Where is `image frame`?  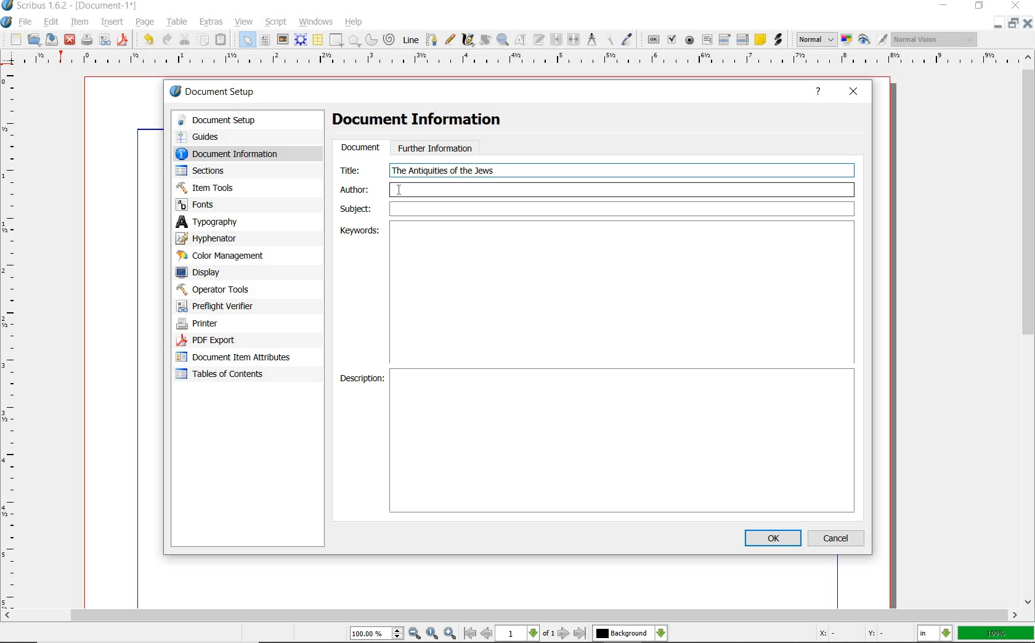
image frame is located at coordinates (283, 39).